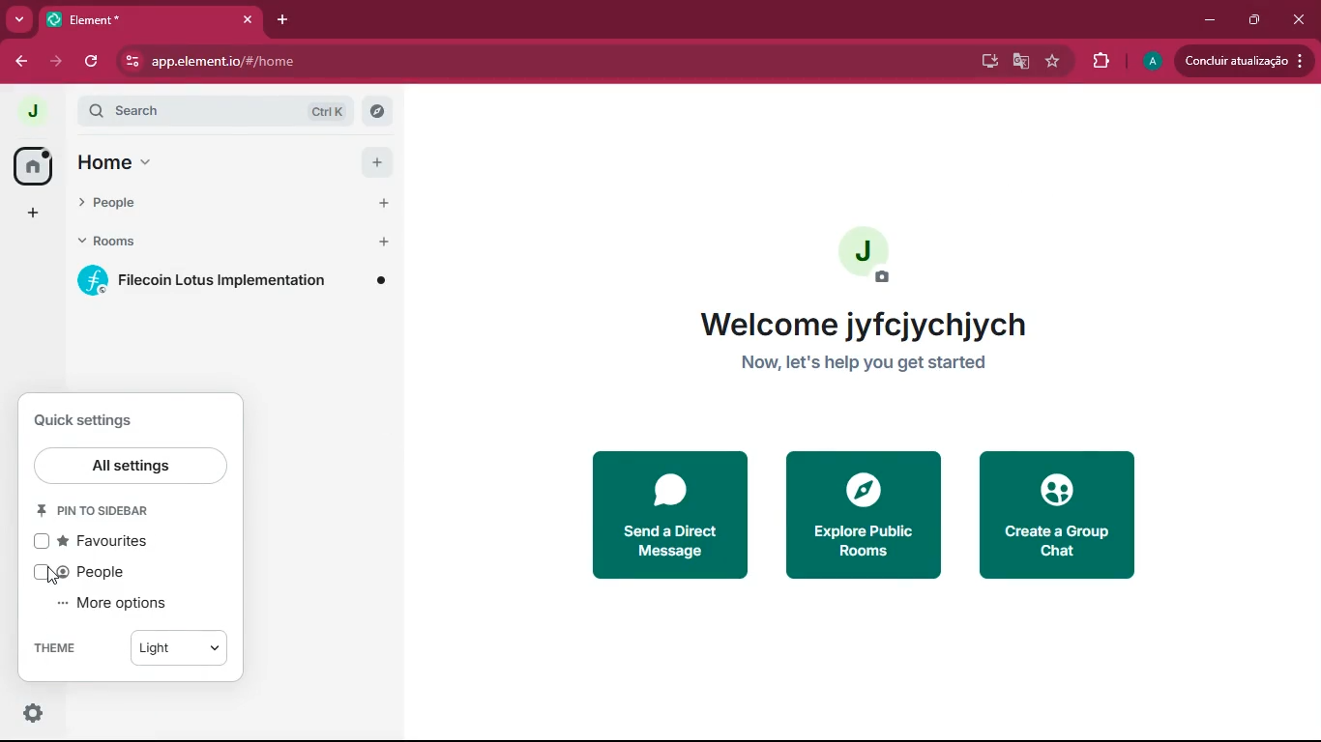  Describe the element at coordinates (135, 161) in the screenshot. I see `home` at that location.